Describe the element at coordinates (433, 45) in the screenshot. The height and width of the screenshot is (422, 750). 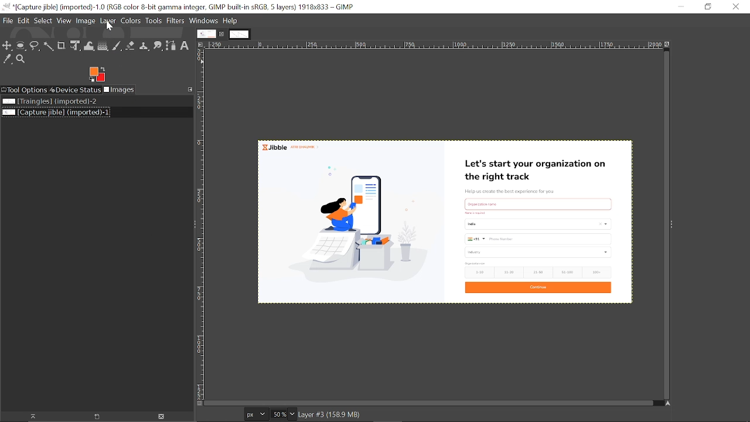
I see `Horizontal labe` at that location.